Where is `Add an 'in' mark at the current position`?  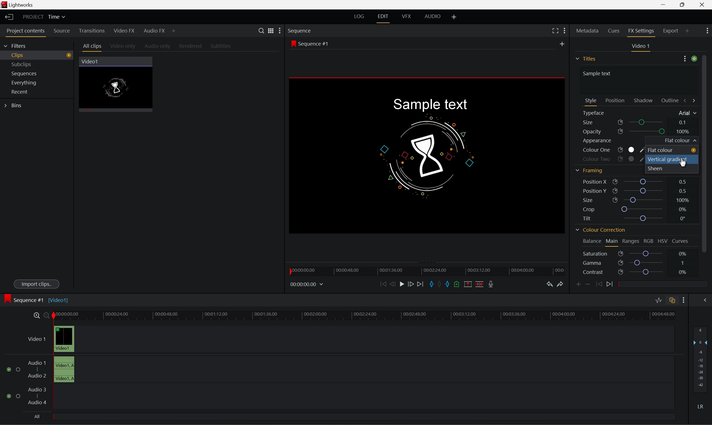 Add an 'in' mark at the current position is located at coordinates (432, 284).